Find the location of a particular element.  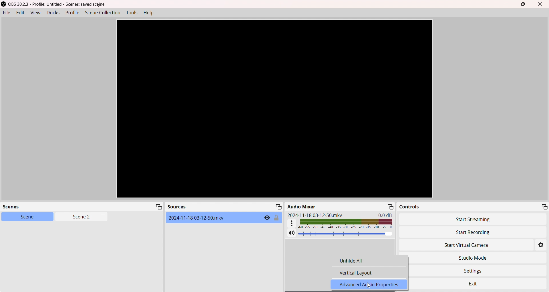

2024-11-18 03-12-50.mkv is located at coordinates (315, 215).